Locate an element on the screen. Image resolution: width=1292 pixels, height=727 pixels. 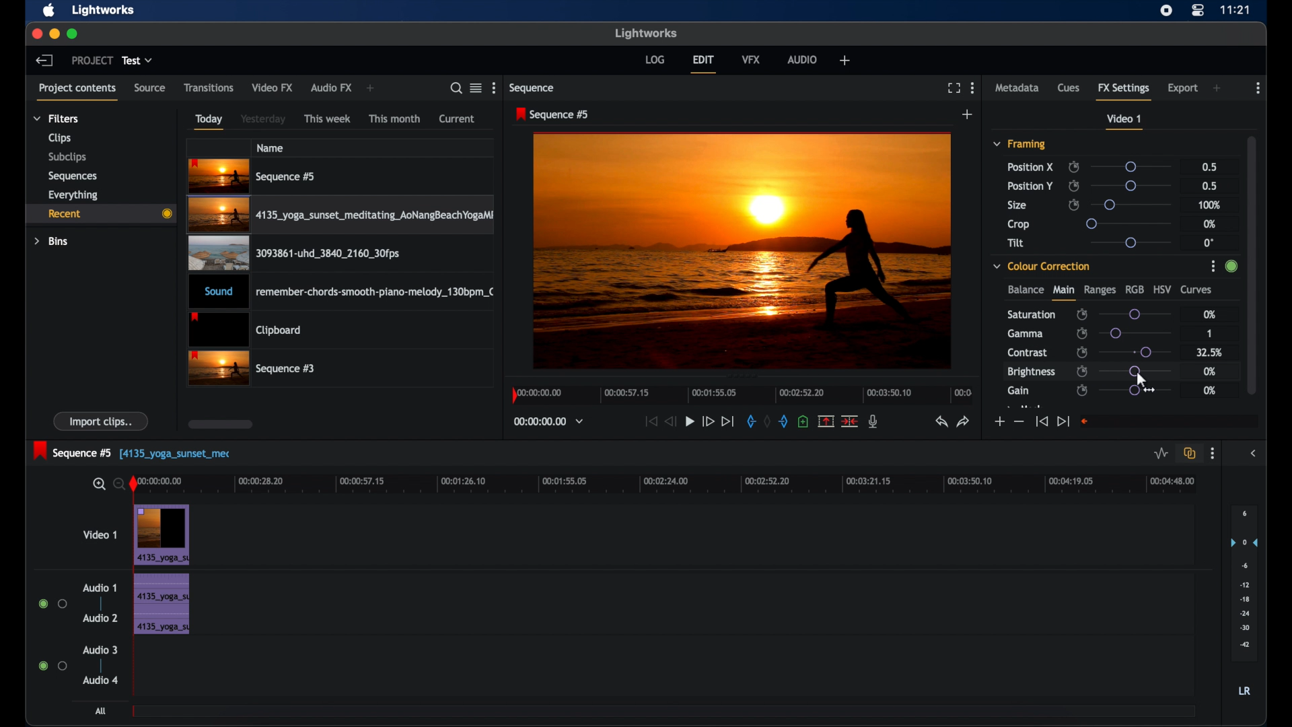
metadata is located at coordinates (1017, 87).